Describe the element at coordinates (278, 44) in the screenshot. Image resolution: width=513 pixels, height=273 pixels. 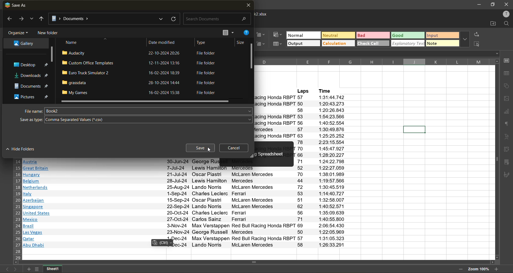
I see `format as table` at that location.